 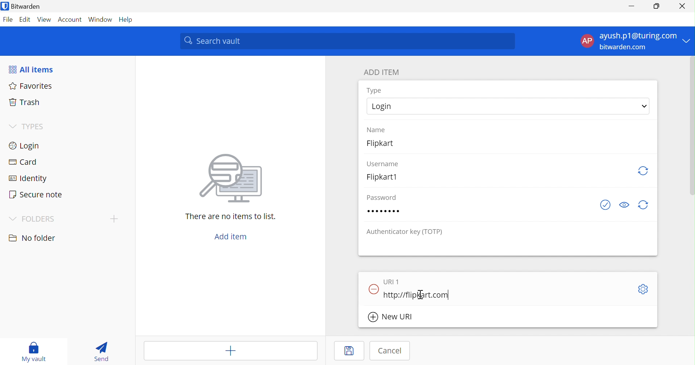 I want to click on Login, so click(x=26, y=147).